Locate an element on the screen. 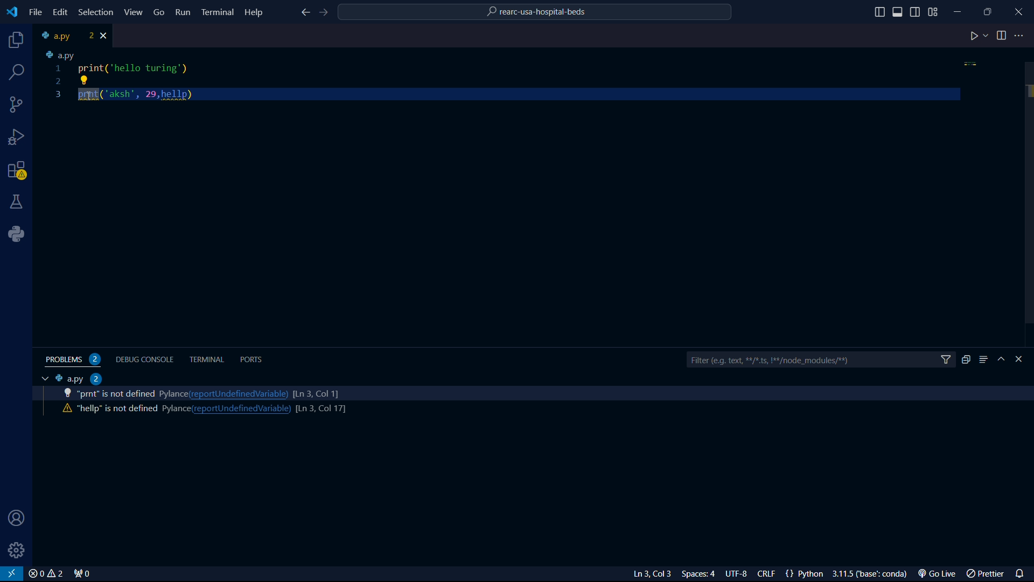  VS Code logo is located at coordinates (11, 11).